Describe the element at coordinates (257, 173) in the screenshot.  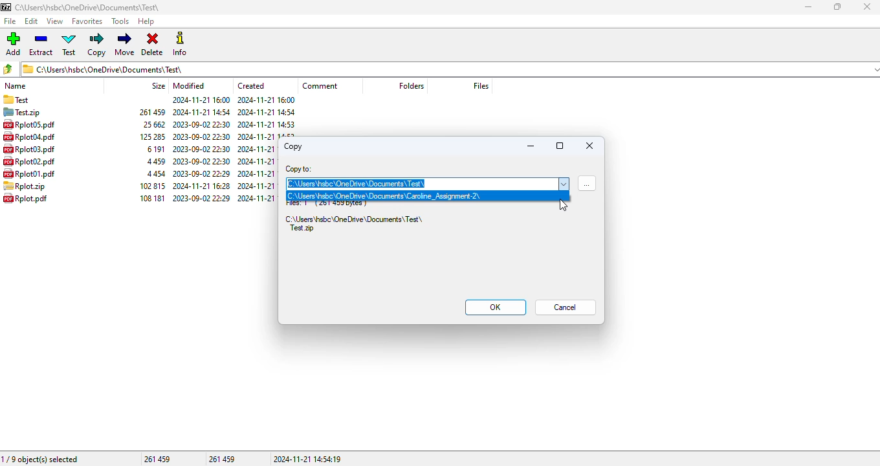
I see `created date & time` at that location.